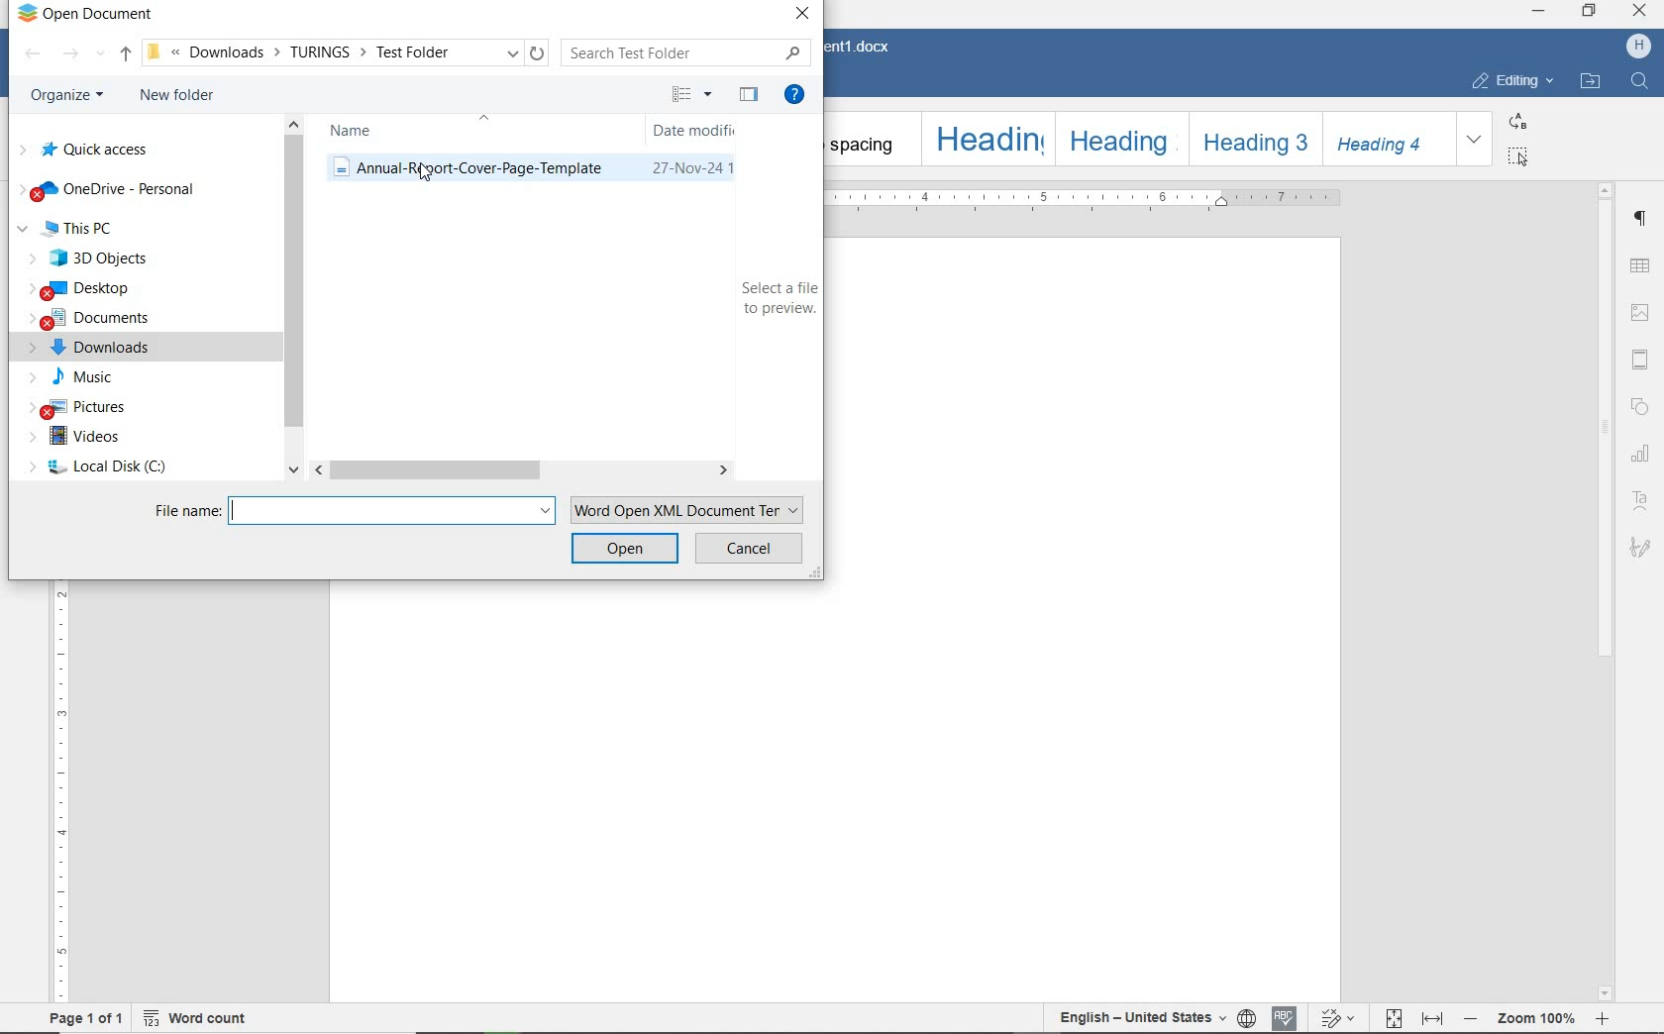 The width and height of the screenshot is (1664, 1034). Describe the element at coordinates (693, 131) in the screenshot. I see `DATE MODIFIED` at that location.